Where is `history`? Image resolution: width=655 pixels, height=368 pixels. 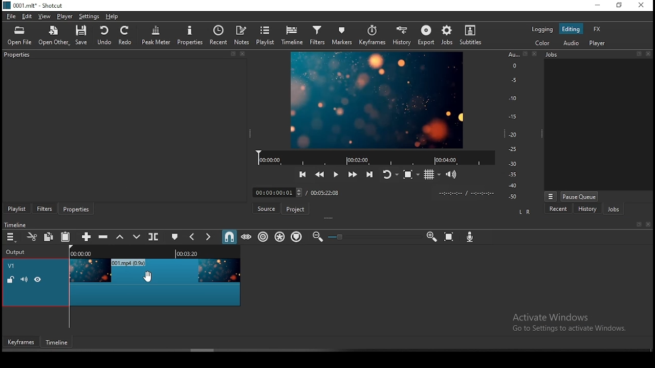 history is located at coordinates (587, 209).